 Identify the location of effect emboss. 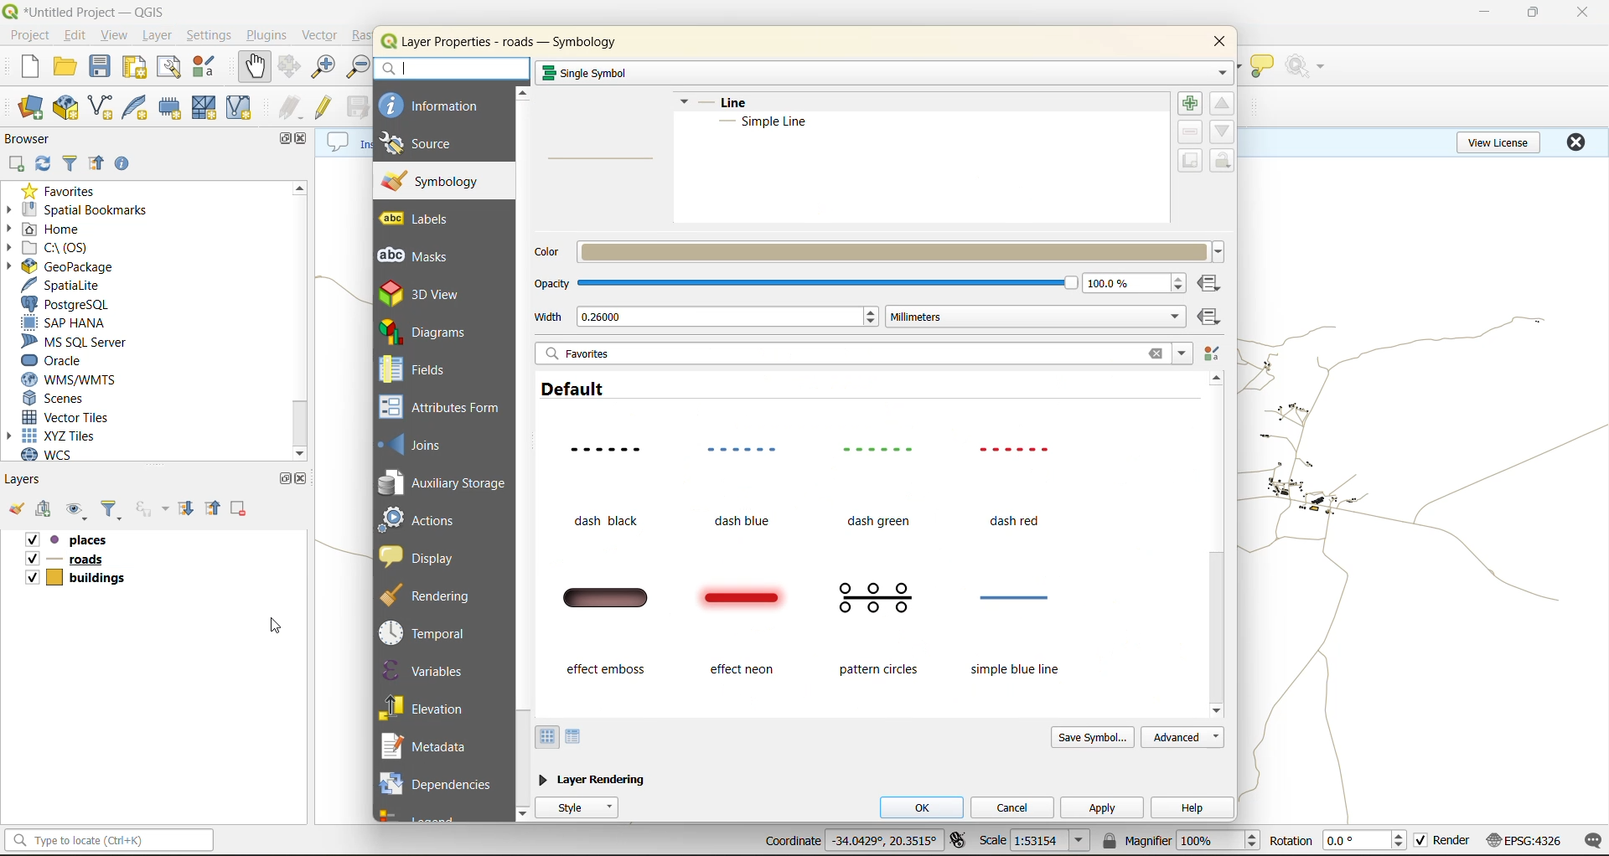
(611, 632).